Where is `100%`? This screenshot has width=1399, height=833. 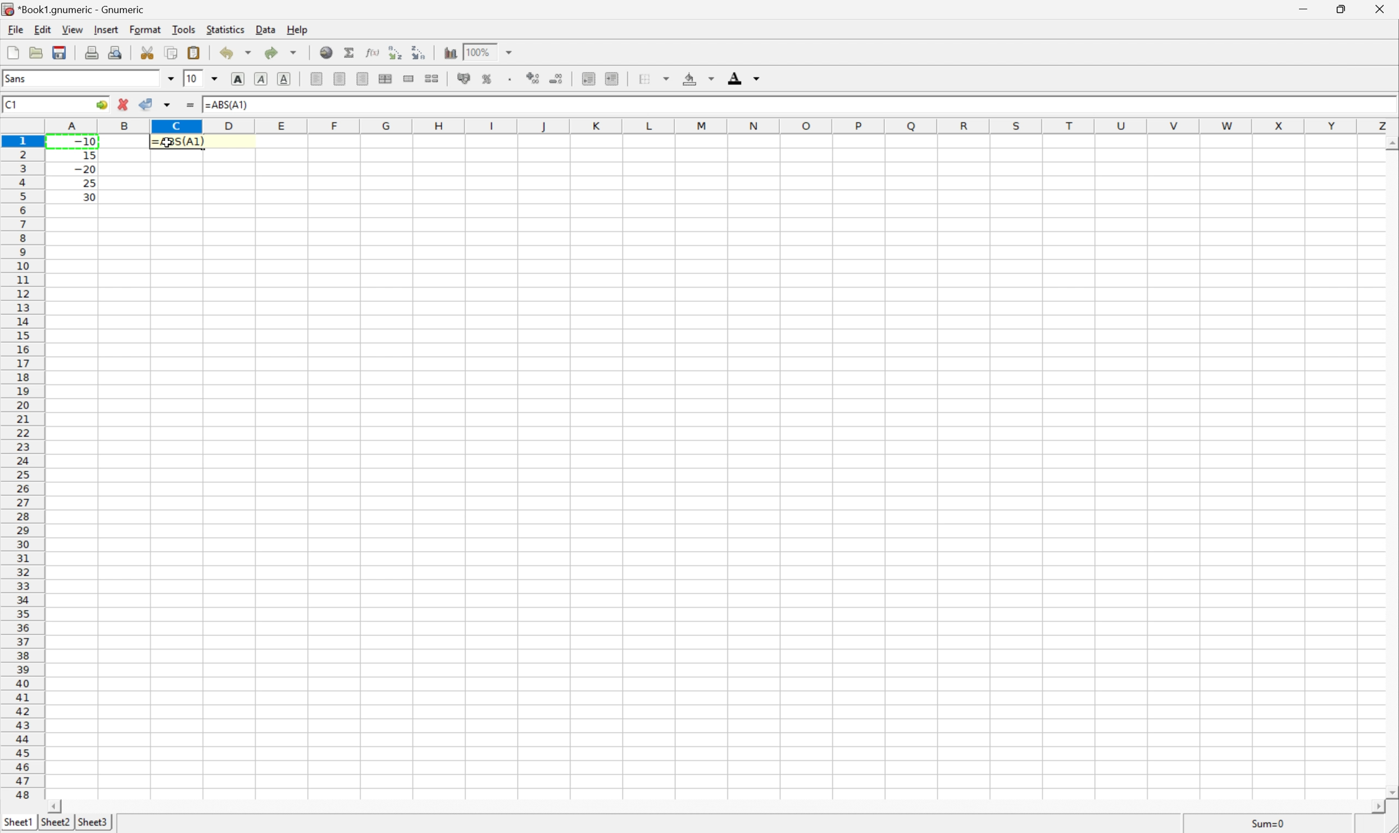
100% is located at coordinates (480, 51).